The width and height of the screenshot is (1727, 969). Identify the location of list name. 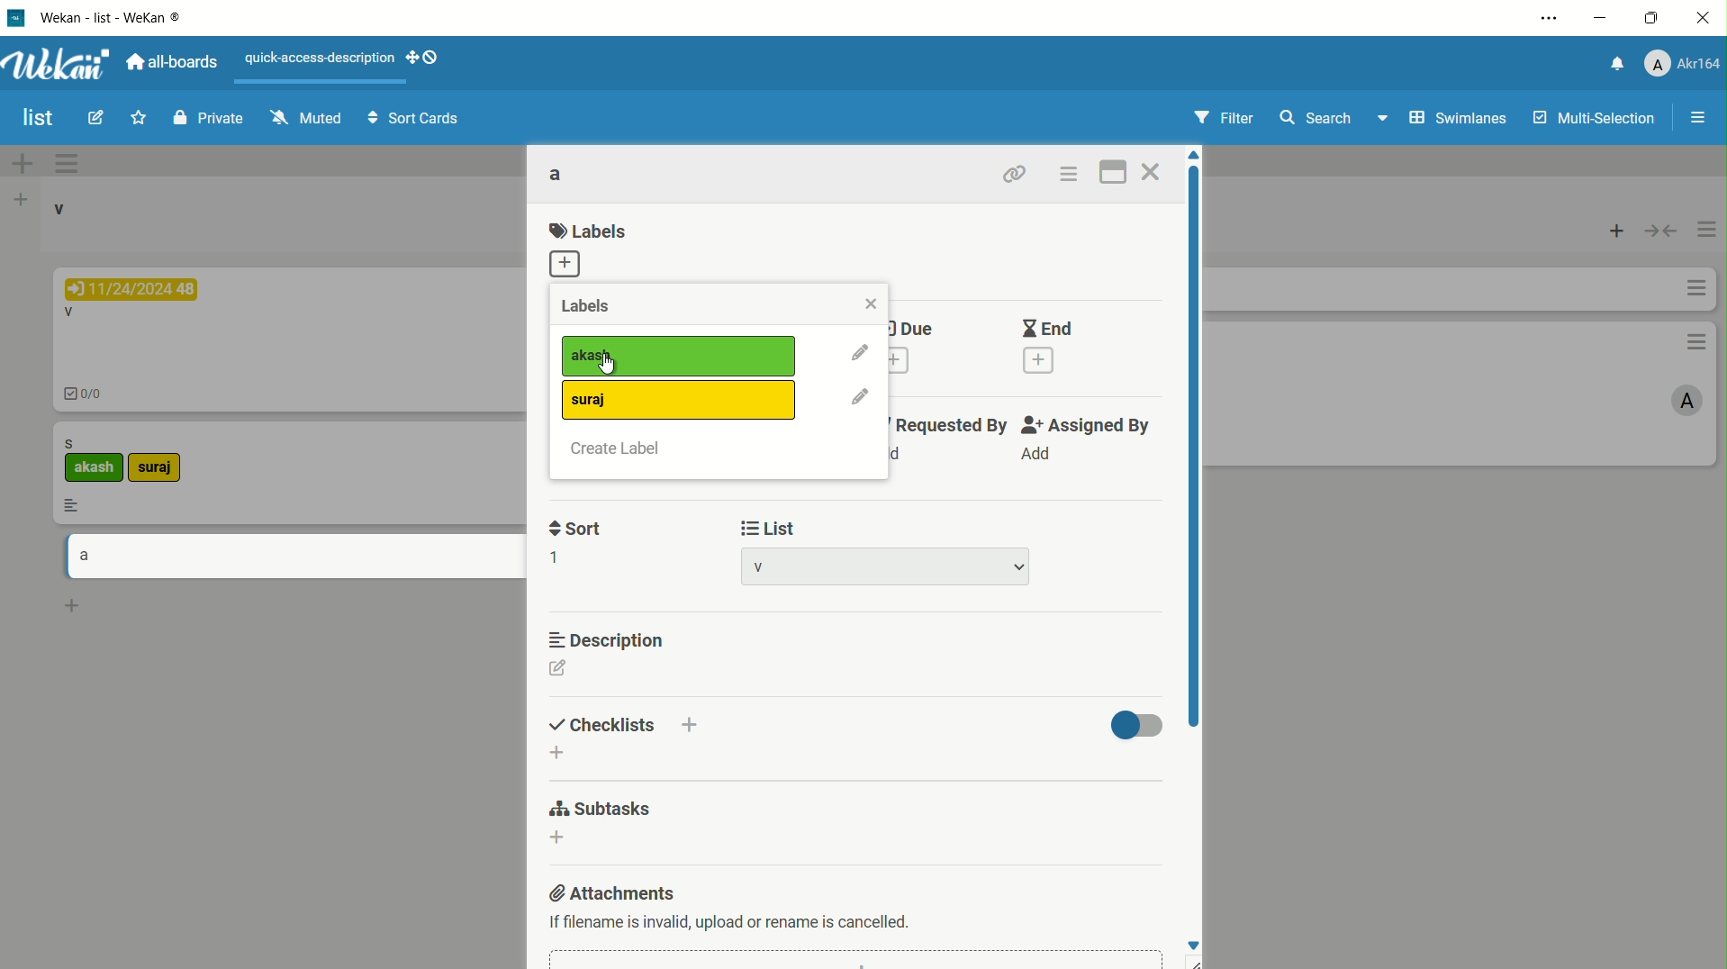
(758, 566).